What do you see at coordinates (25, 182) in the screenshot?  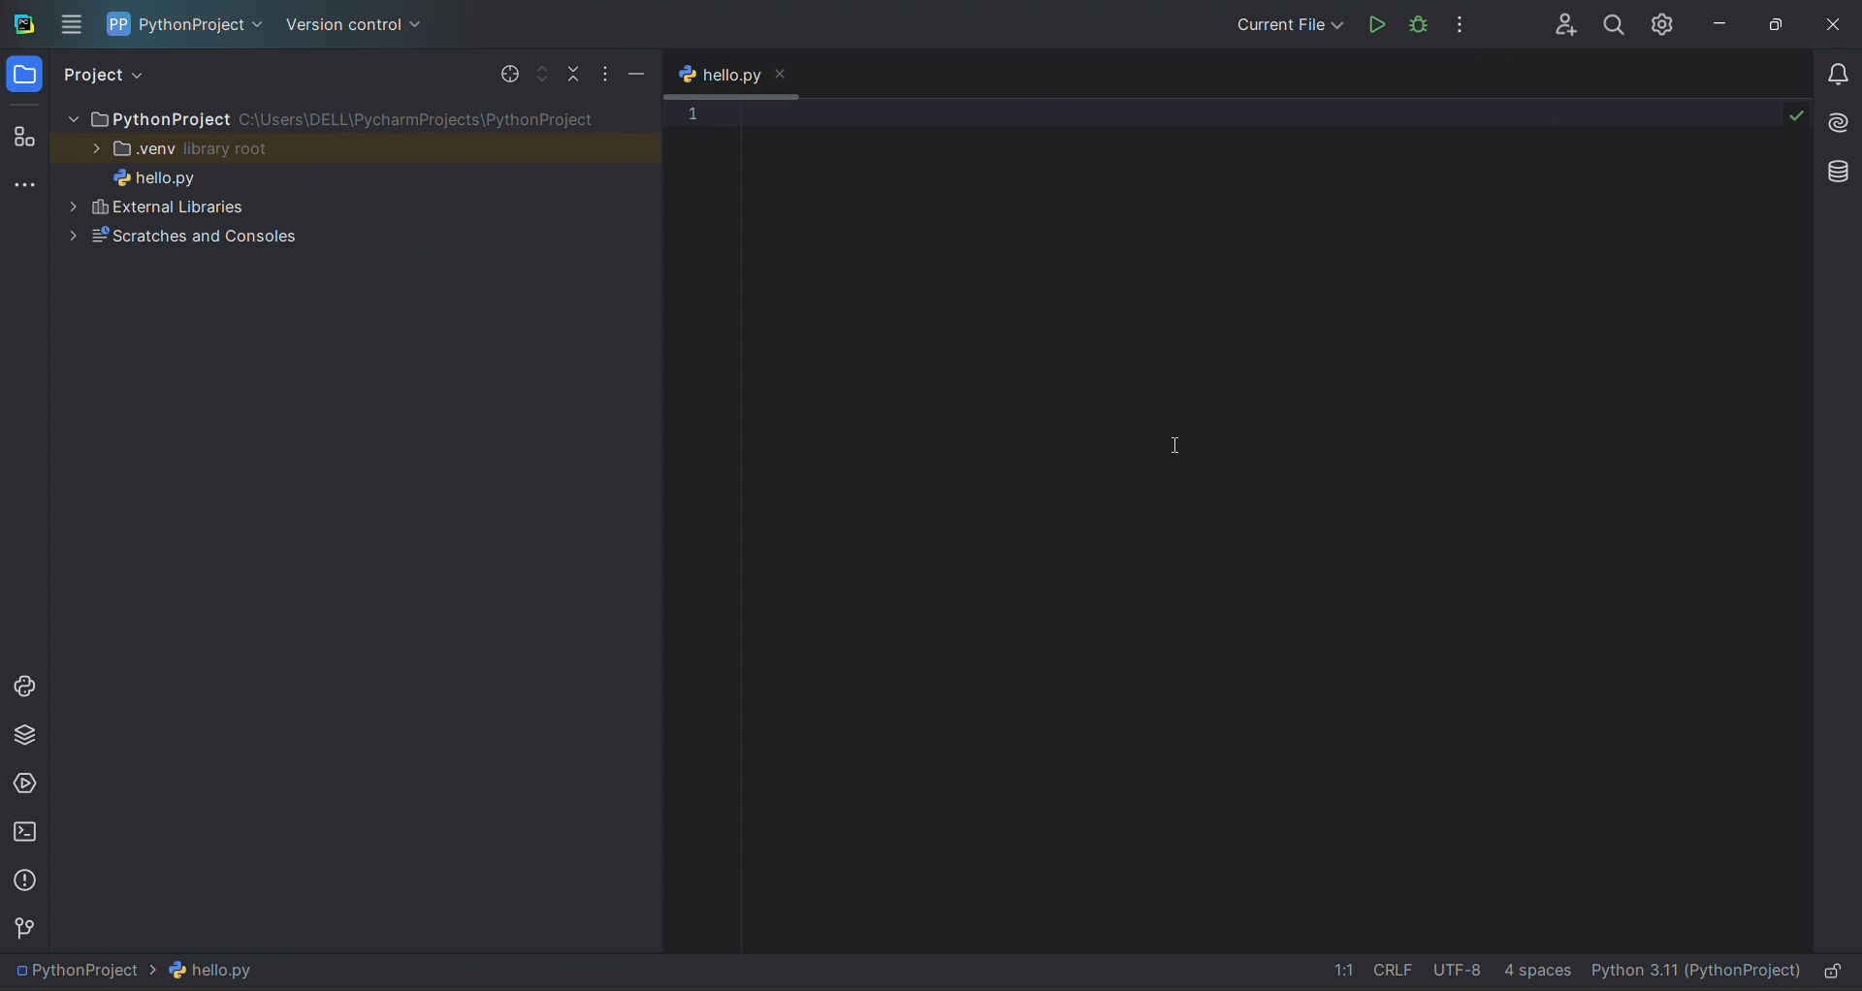 I see `more tools` at bounding box center [25, 182].